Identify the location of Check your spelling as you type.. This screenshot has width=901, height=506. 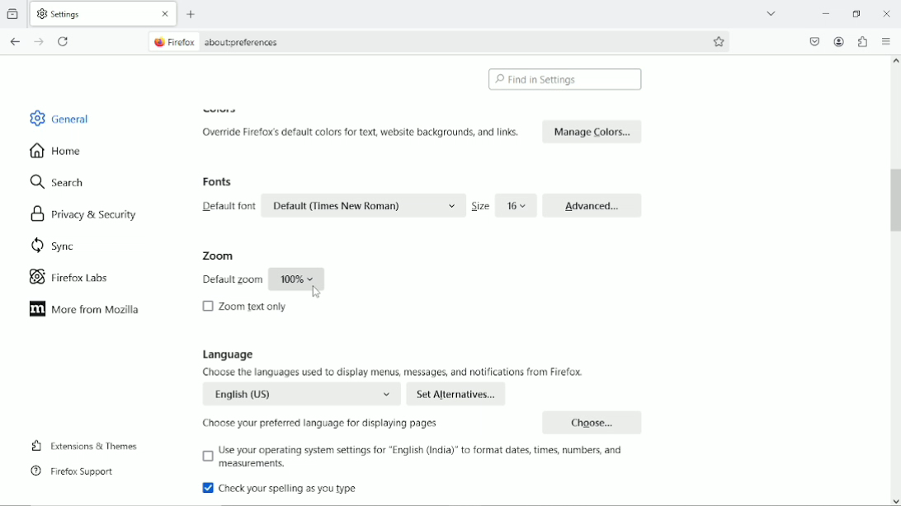
(282, 490).